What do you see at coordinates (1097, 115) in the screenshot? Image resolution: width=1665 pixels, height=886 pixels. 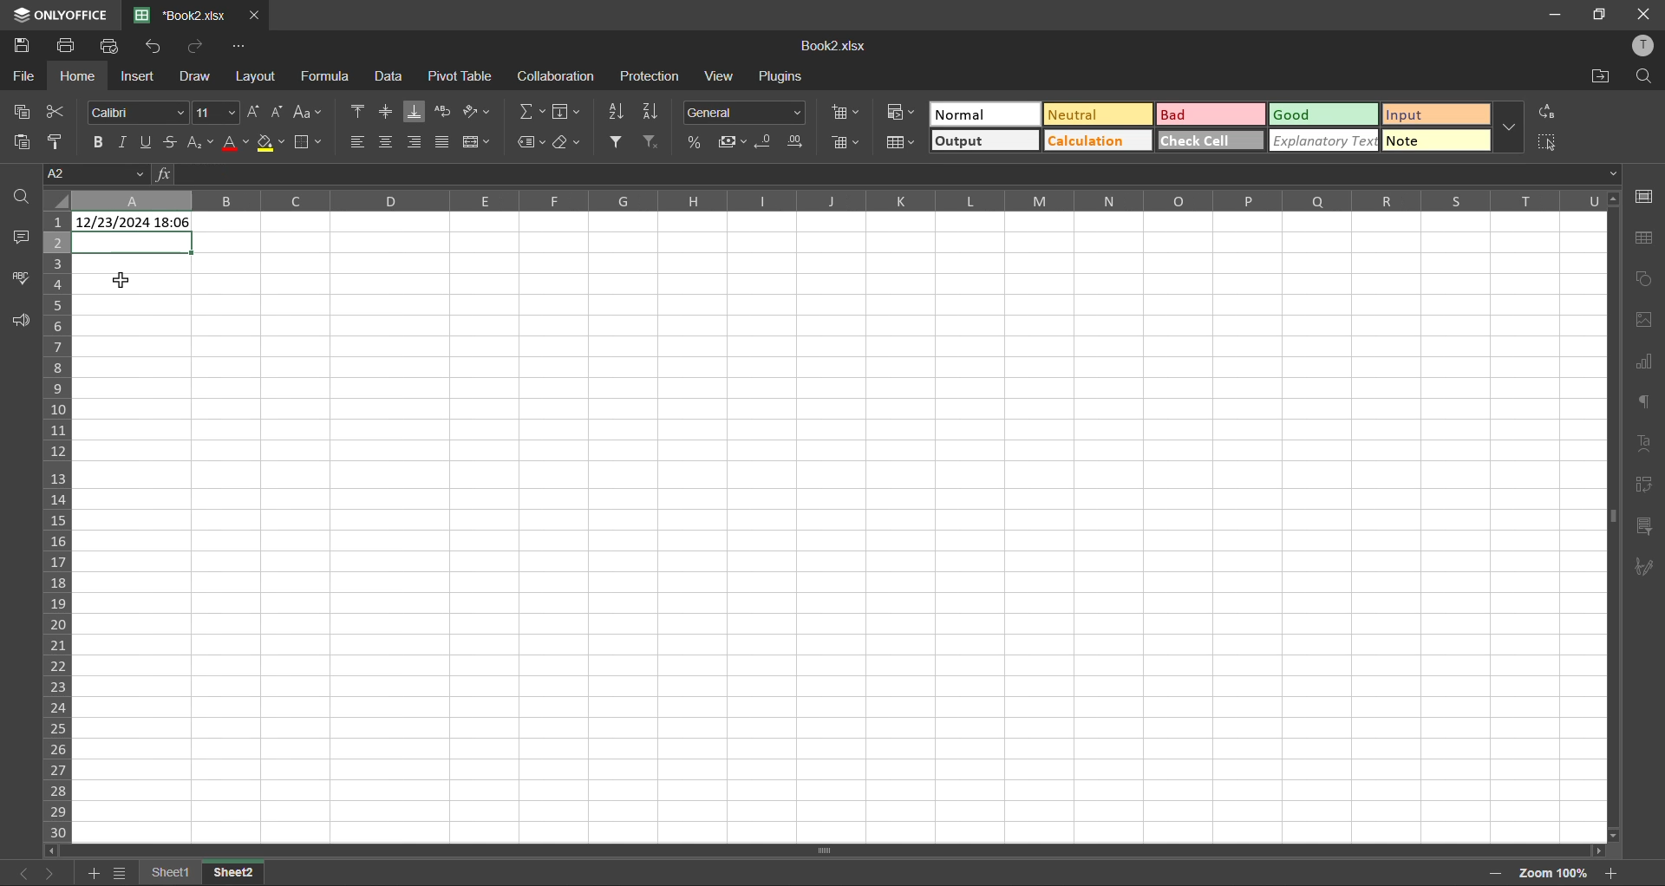 I see `neutral` at bounding box center [1097, 115].